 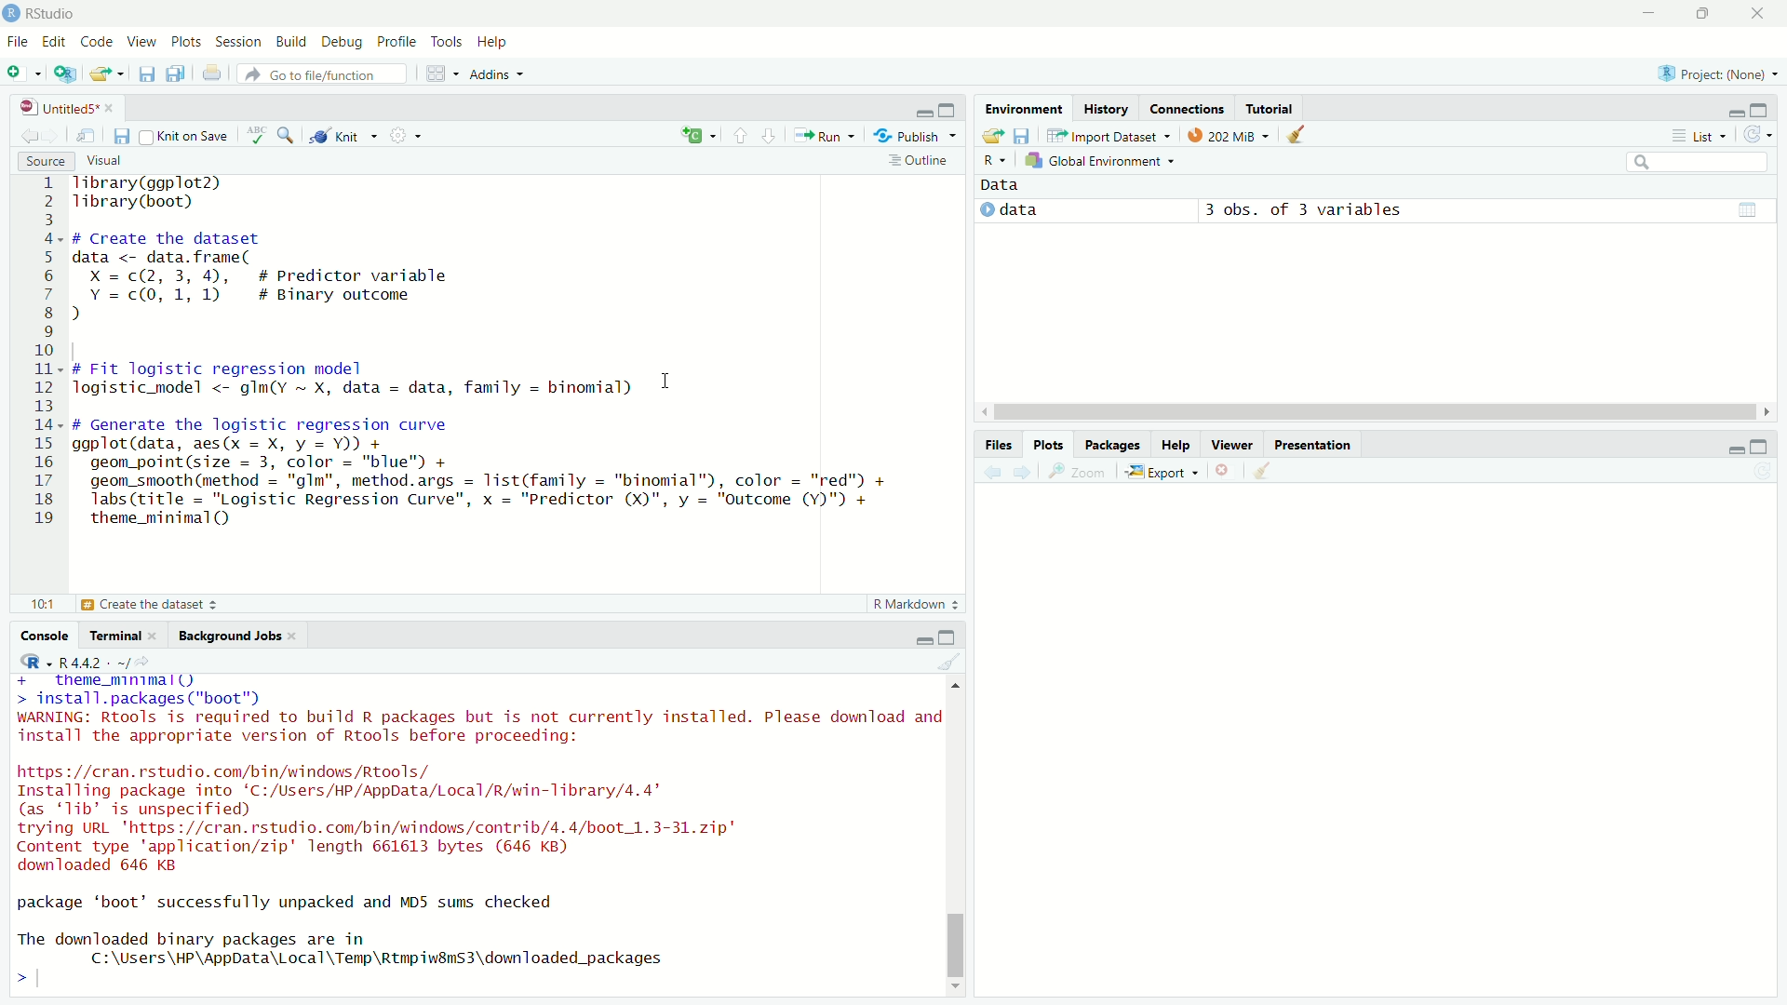 What do you see at coordinates (322, 74) in the screenshot?
I see `Go to file/function` at bounding box center [322, 74].